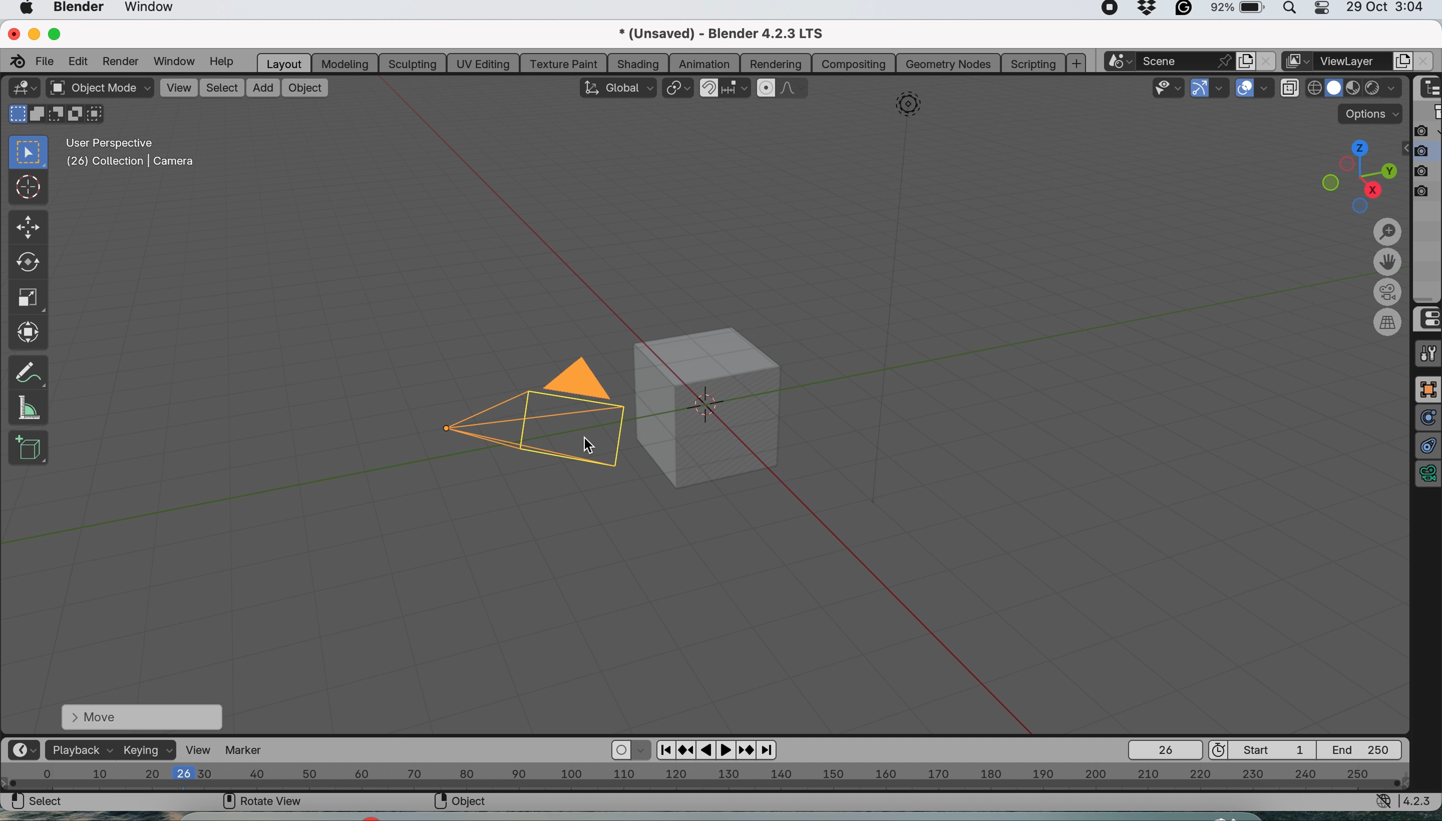 This screenshot has height=821, width=1442. What do you see at coordinates (1352, 174) in the screenshot?
I see `preset viewpoints` at bounding box center [1352, 174].